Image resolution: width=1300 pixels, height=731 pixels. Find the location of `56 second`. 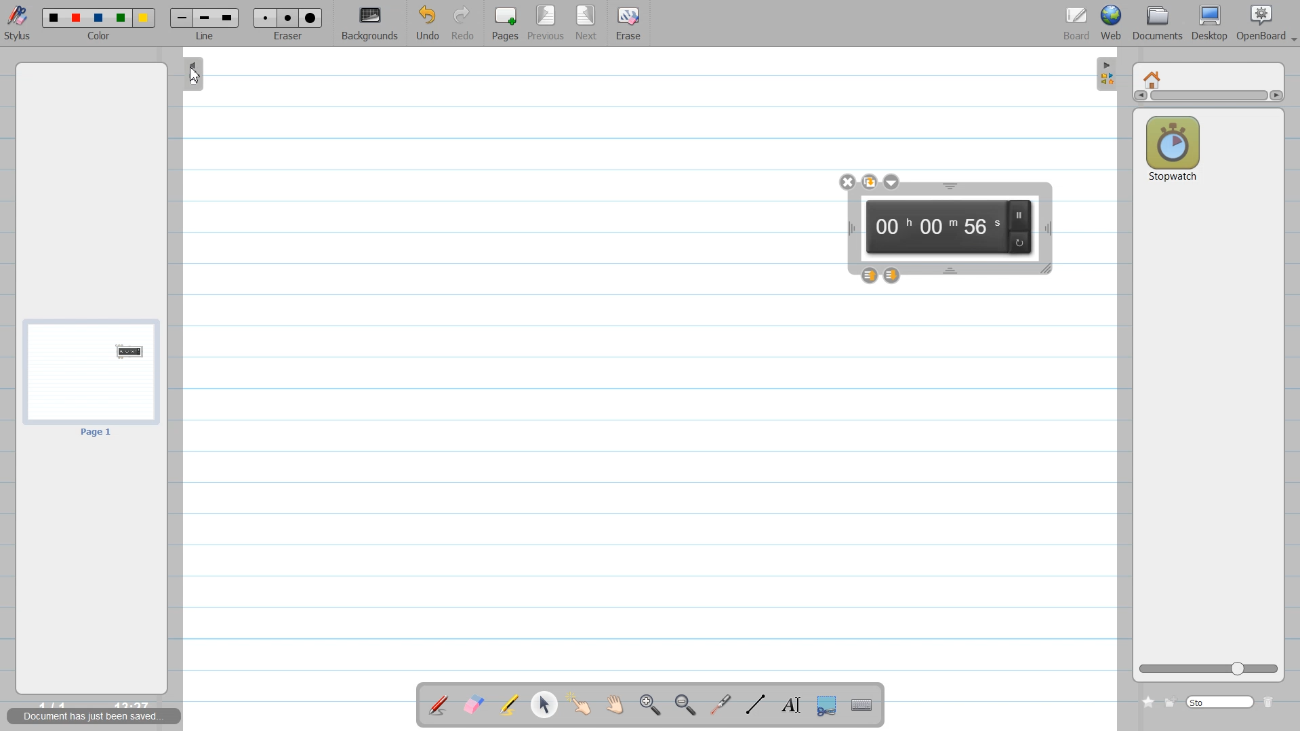

56 second is located at coordinates (981, 226).